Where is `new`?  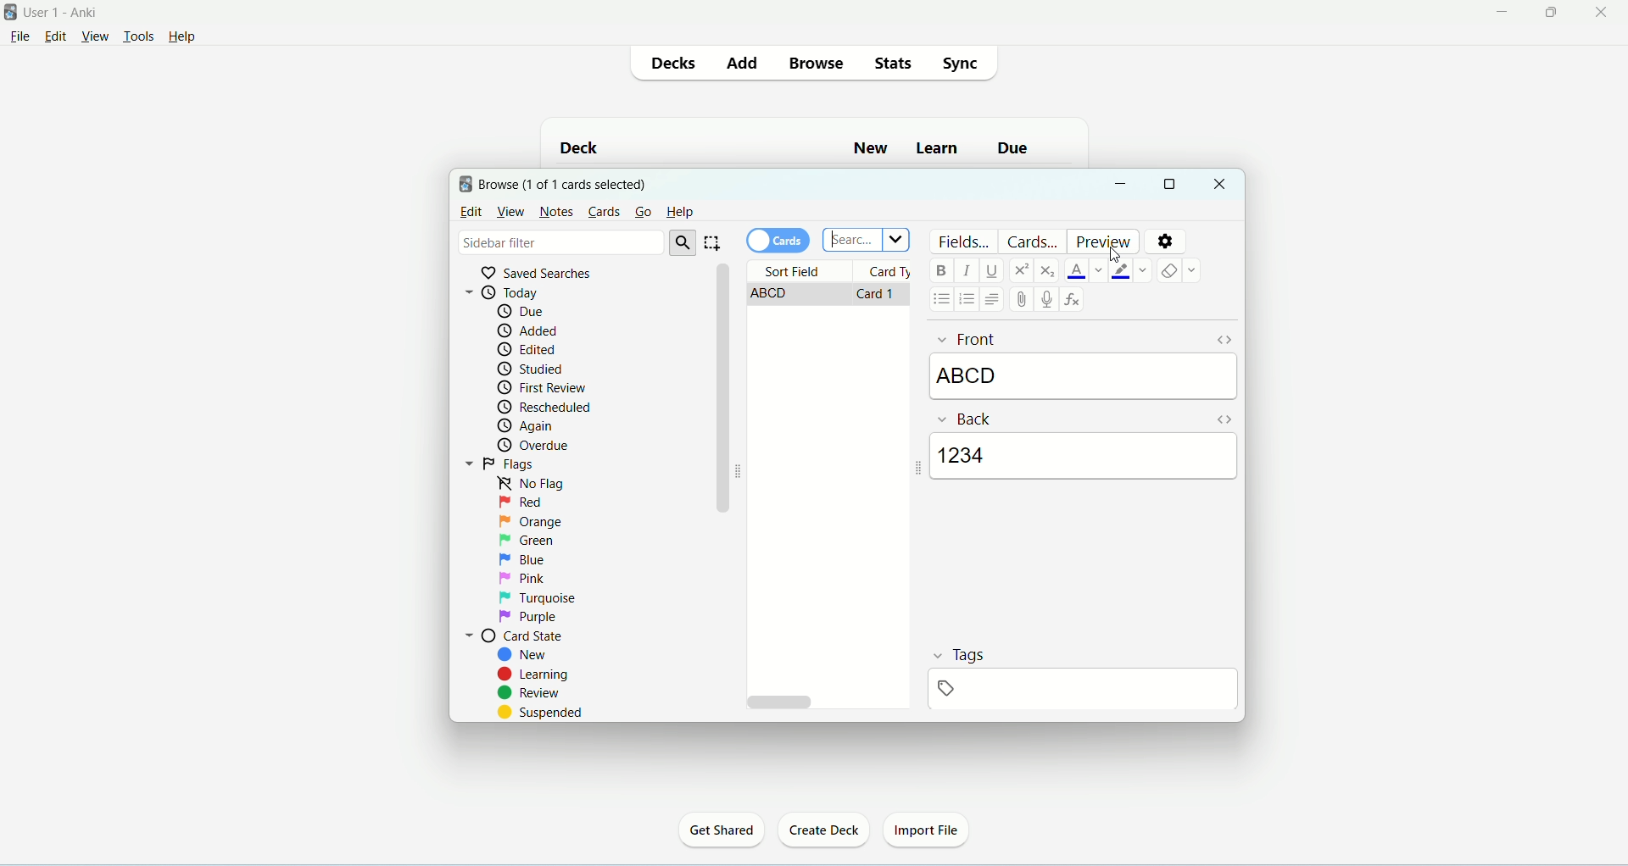 new is located at coordinates (874, 147).